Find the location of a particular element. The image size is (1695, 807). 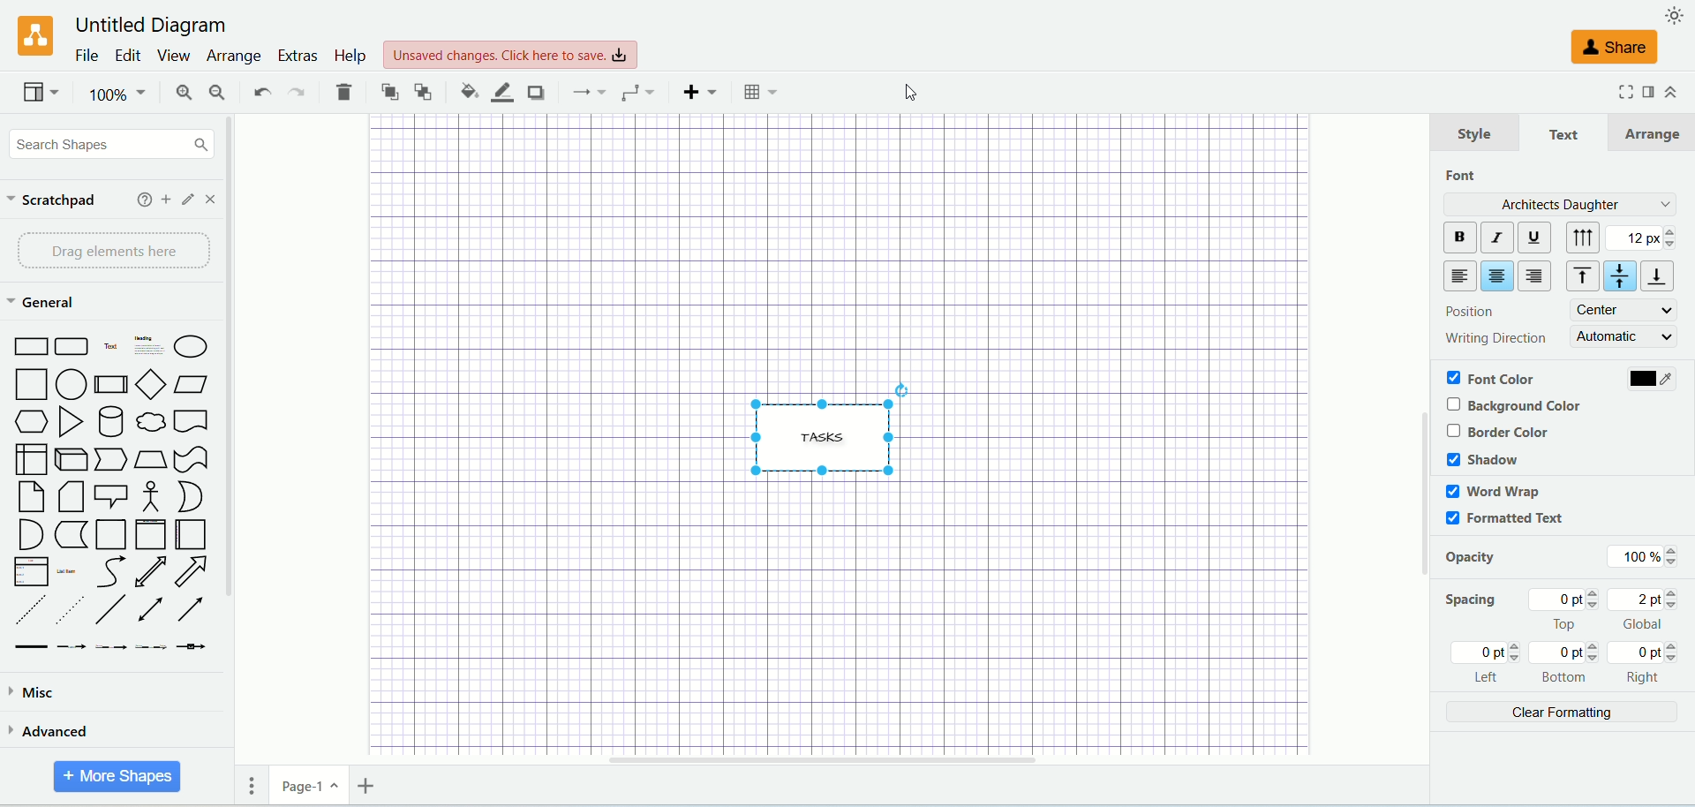

border color is located at coordinates (1496, 433).